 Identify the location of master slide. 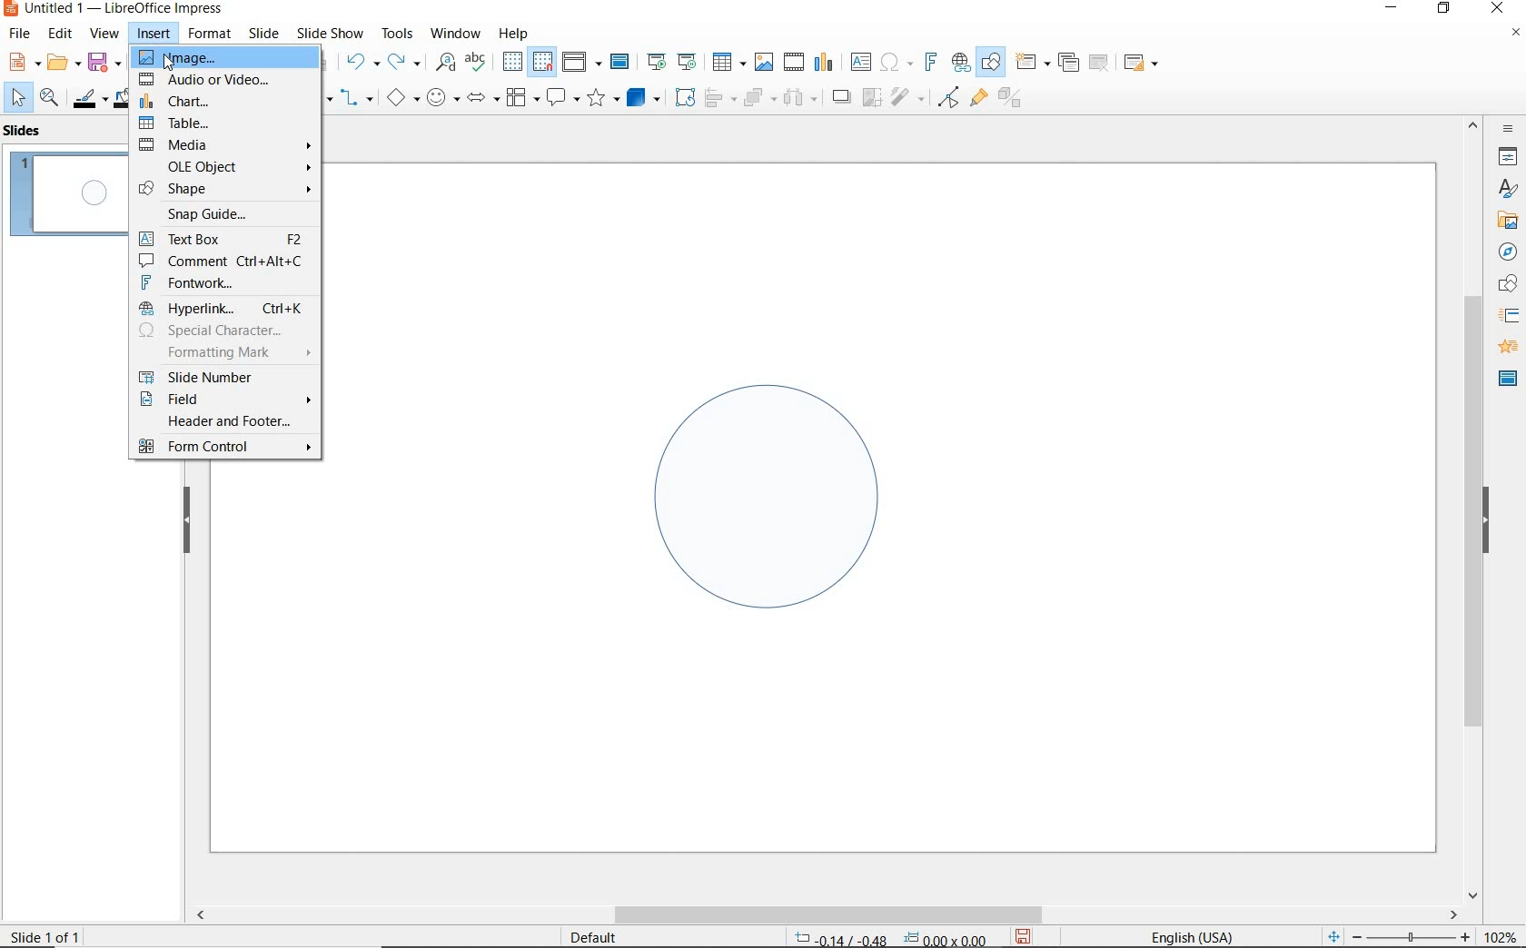
(622, 63).